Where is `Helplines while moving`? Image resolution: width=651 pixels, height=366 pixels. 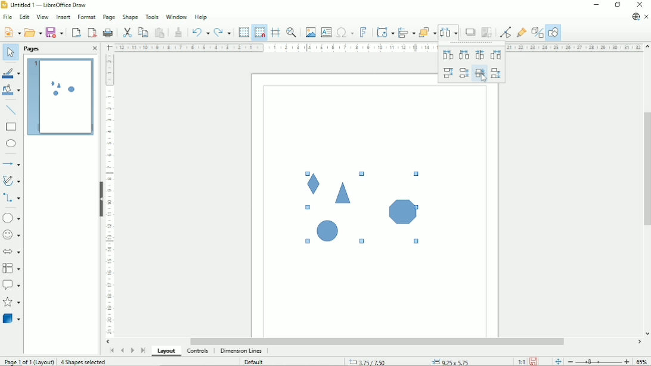
Helplines while moving is located at coordinates (275, 32).